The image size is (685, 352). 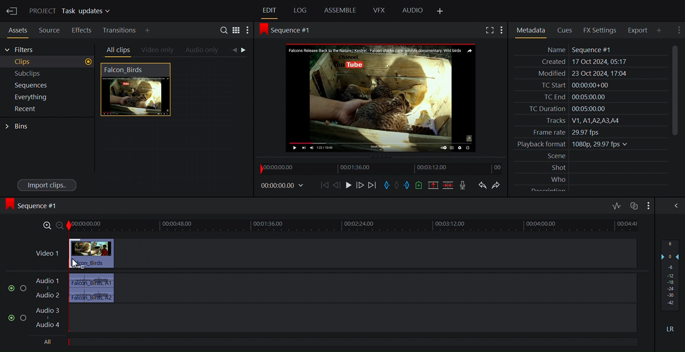 What do you see at coordinates (382, 169) in the screenshot?
I see `Timeline` at bounding box center [382, 169].